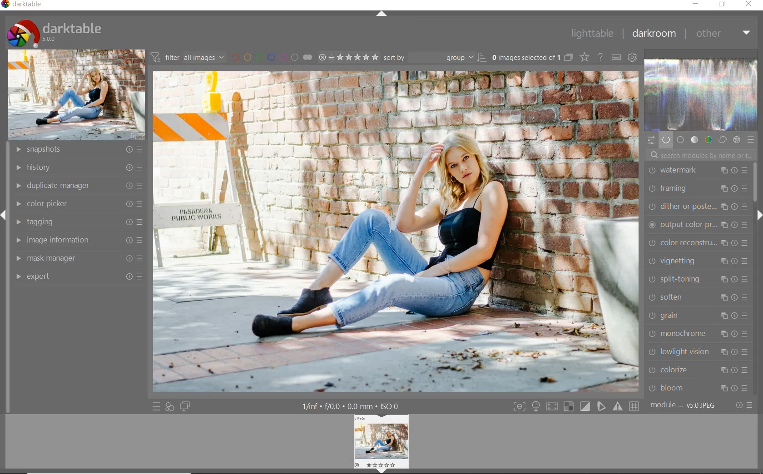  I want to click on dither or paste, so click(696, 208).